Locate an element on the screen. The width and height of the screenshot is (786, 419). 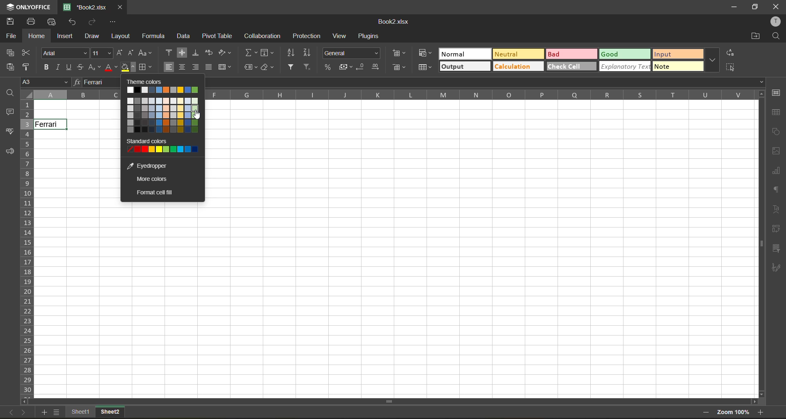
note is located at coordinates (679, 66).